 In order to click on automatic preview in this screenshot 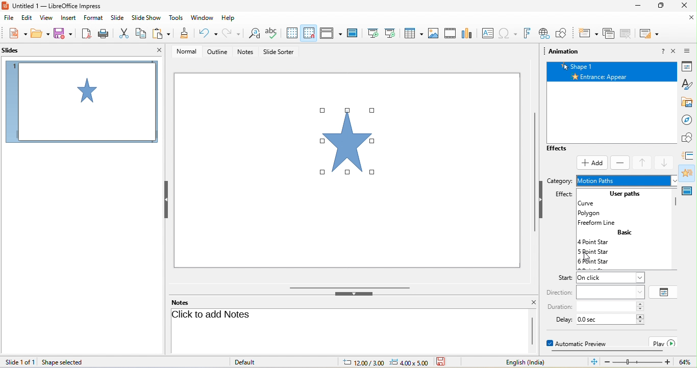, I will do `click(579, 343)`.